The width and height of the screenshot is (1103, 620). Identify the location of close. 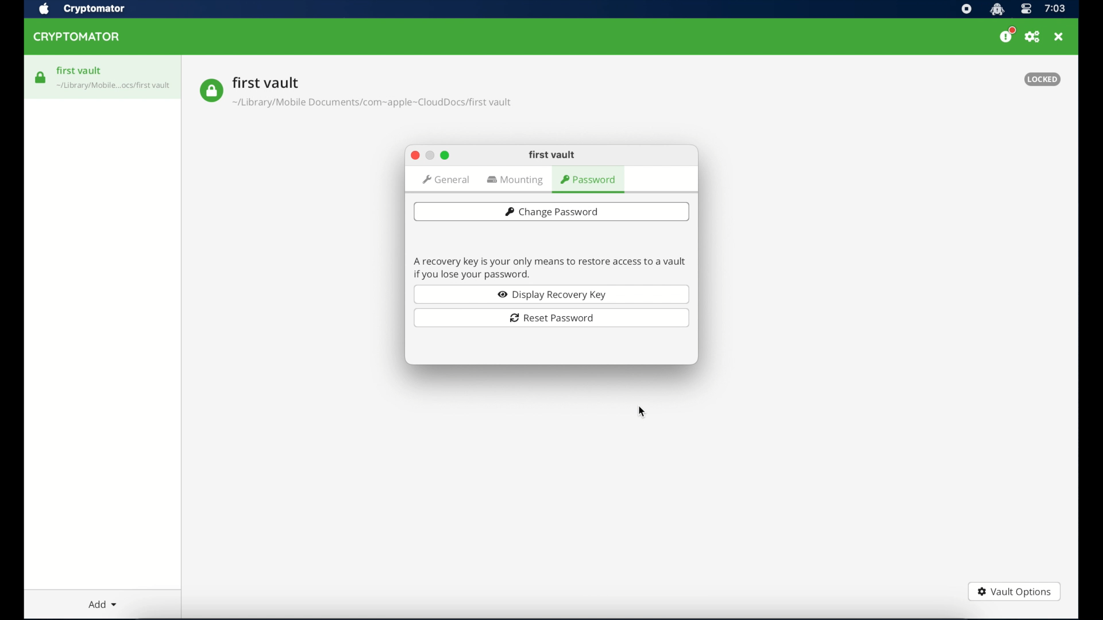
(1059, 37).